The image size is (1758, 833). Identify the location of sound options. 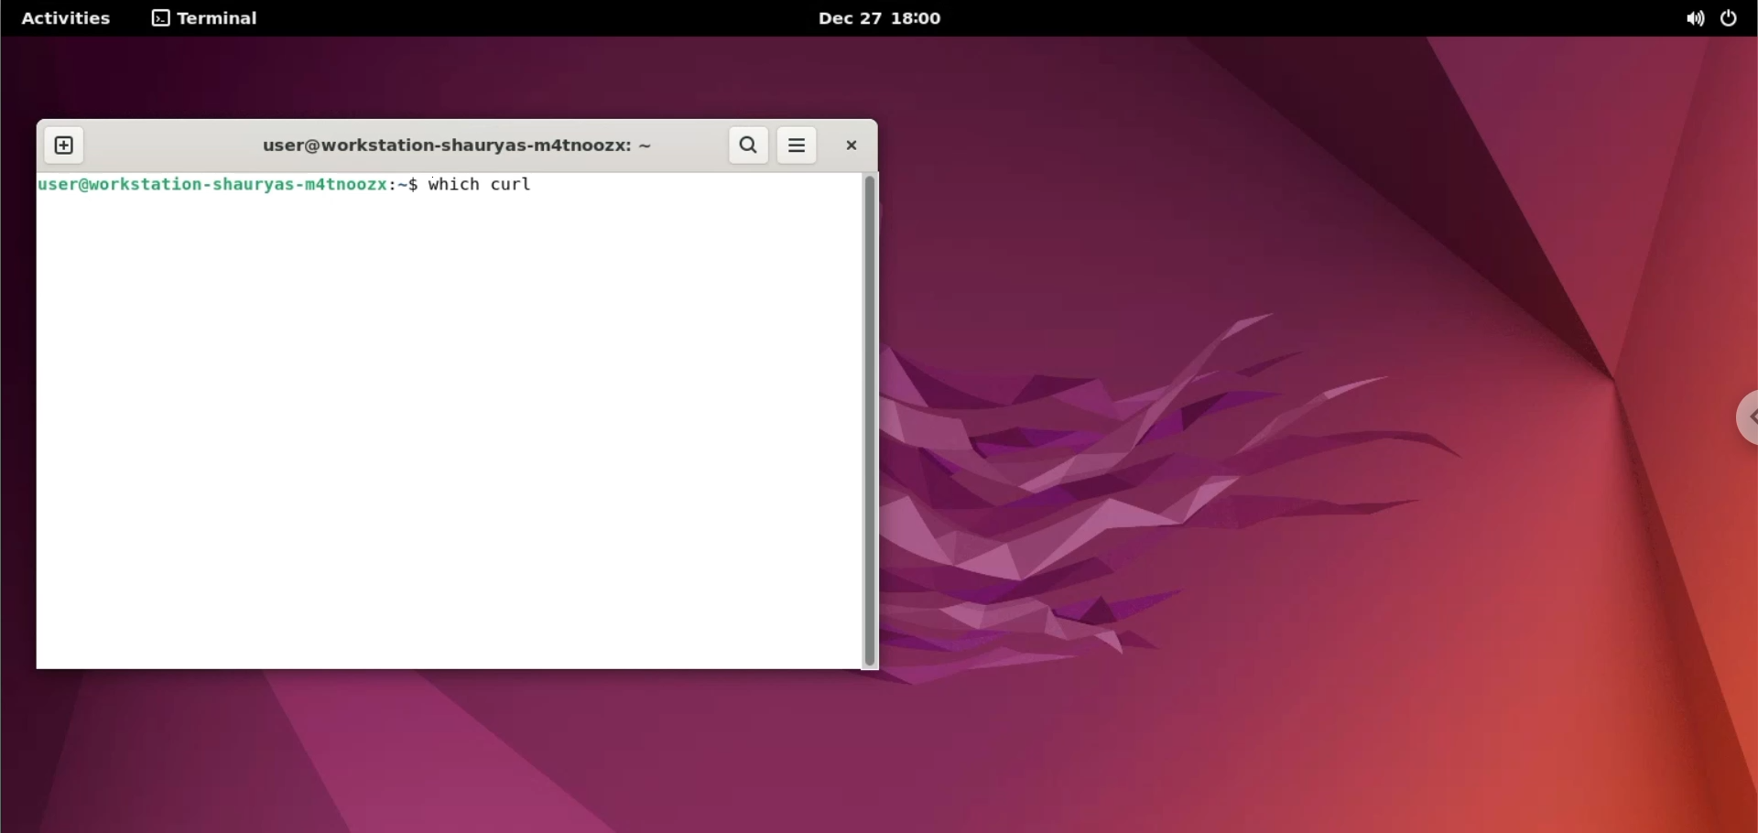
(1691, 19).